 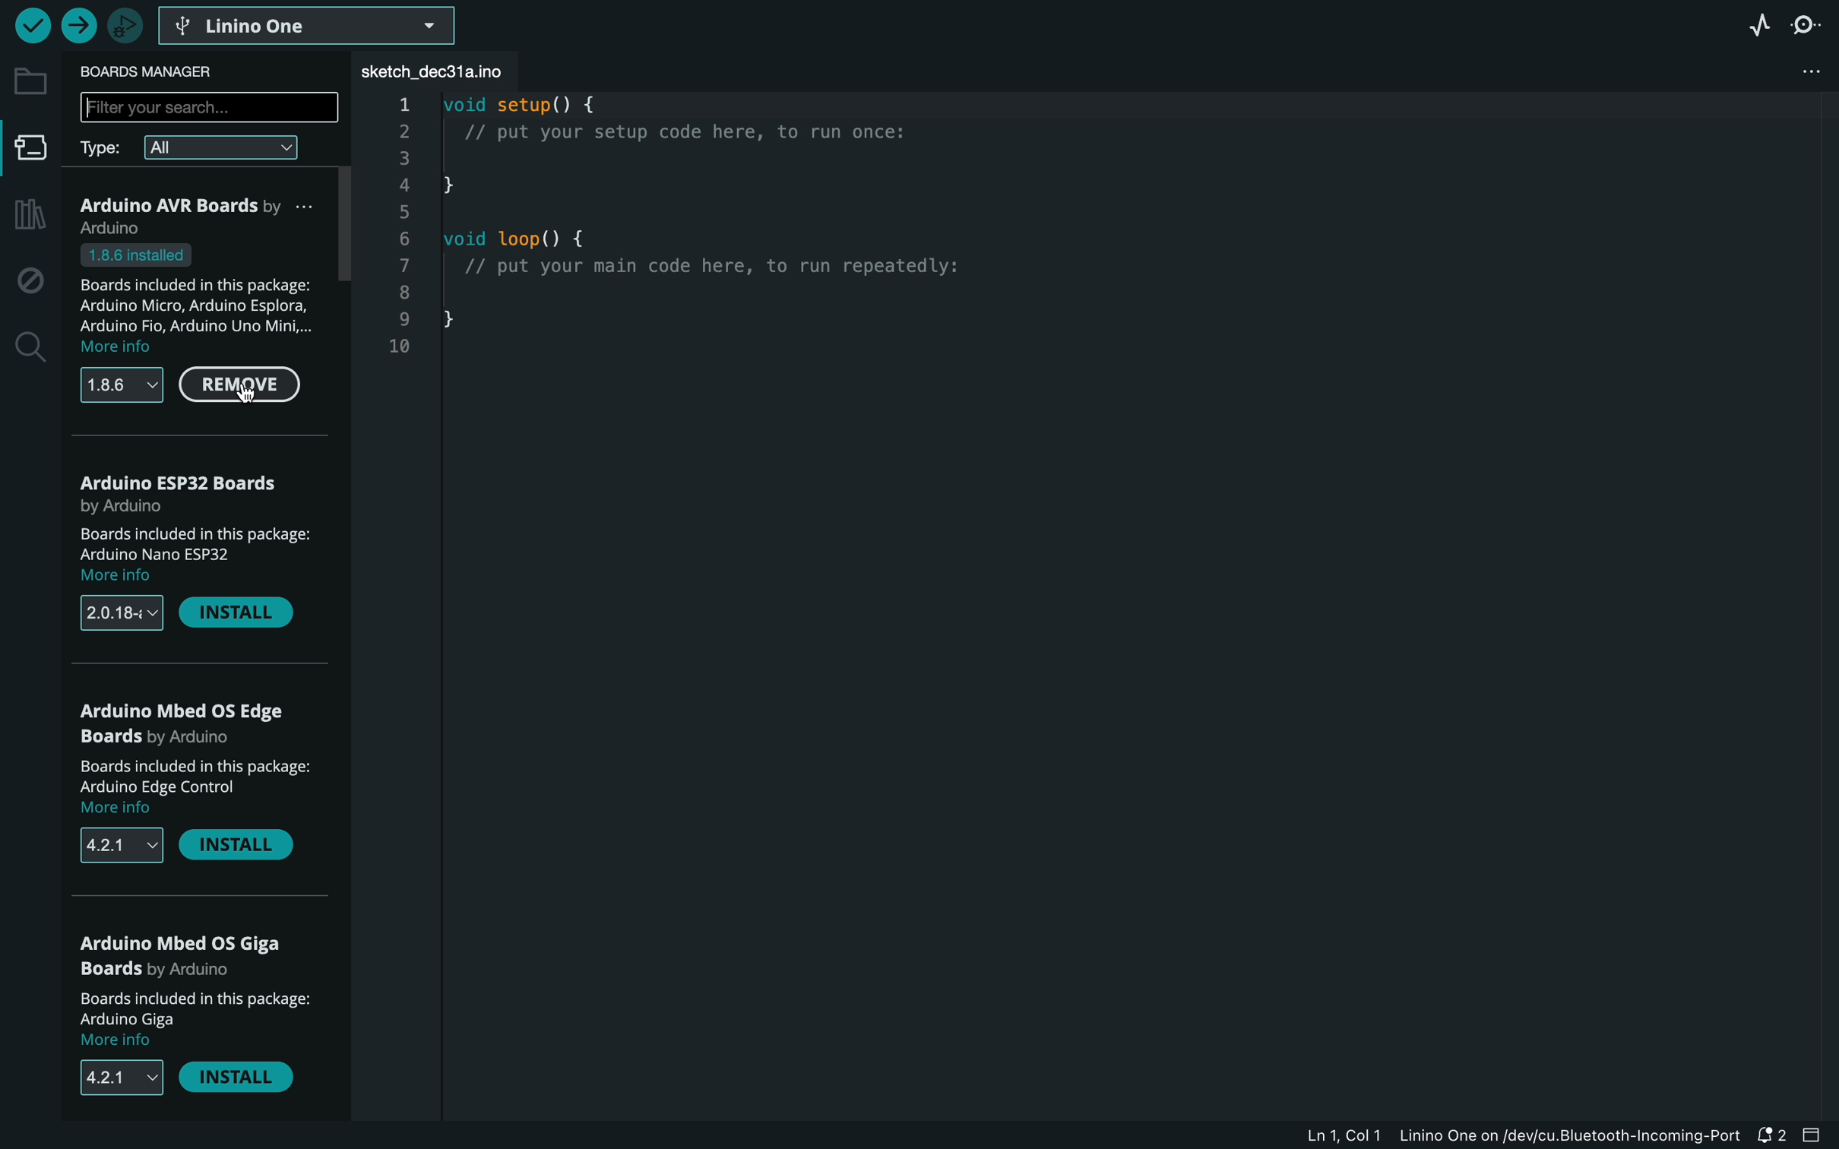 I want to click on search, so click(x=28, y=345).